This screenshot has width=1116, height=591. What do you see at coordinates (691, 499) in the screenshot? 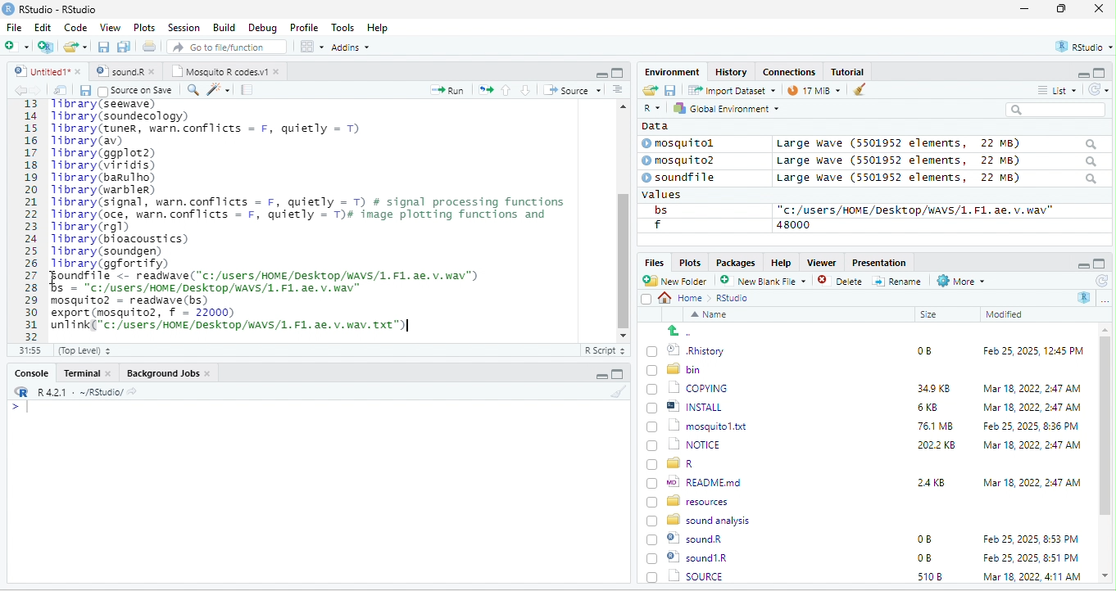
I see `BD resources` at bounding box center [691, 499].